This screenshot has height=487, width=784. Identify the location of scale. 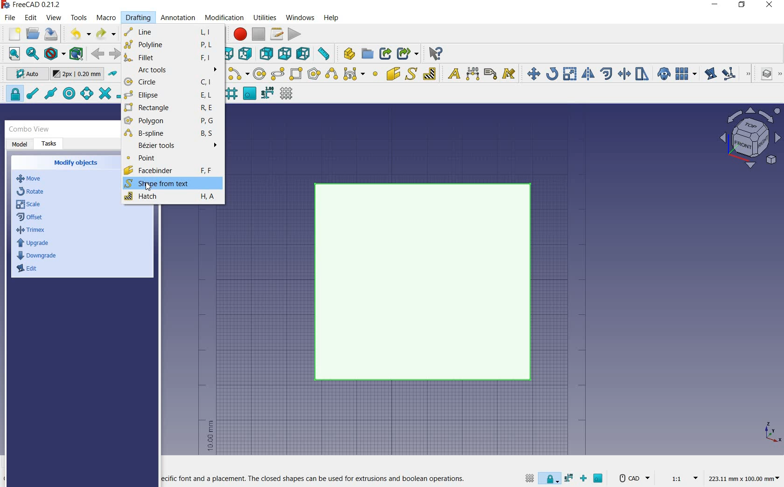
(570, 75).